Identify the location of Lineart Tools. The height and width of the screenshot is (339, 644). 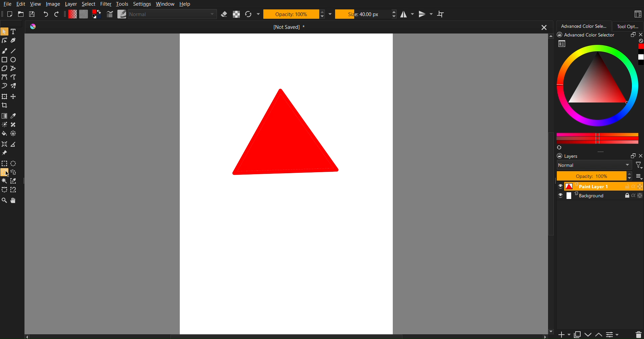
(4, 41).